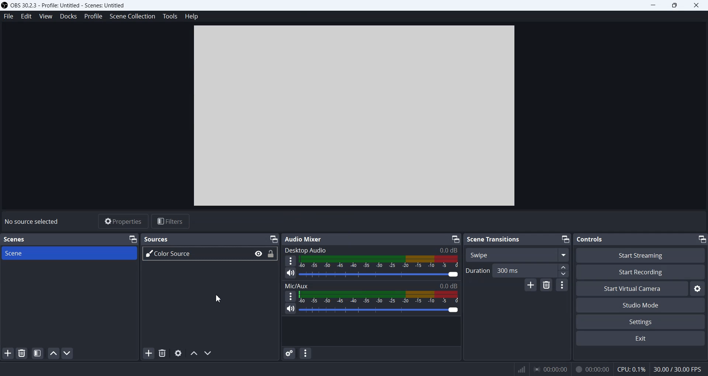 The image size is (708, 376). What do you see at coordinates (591, 368) in the screenshot?
I see `00:00:00` at bounding box center [591, 368].